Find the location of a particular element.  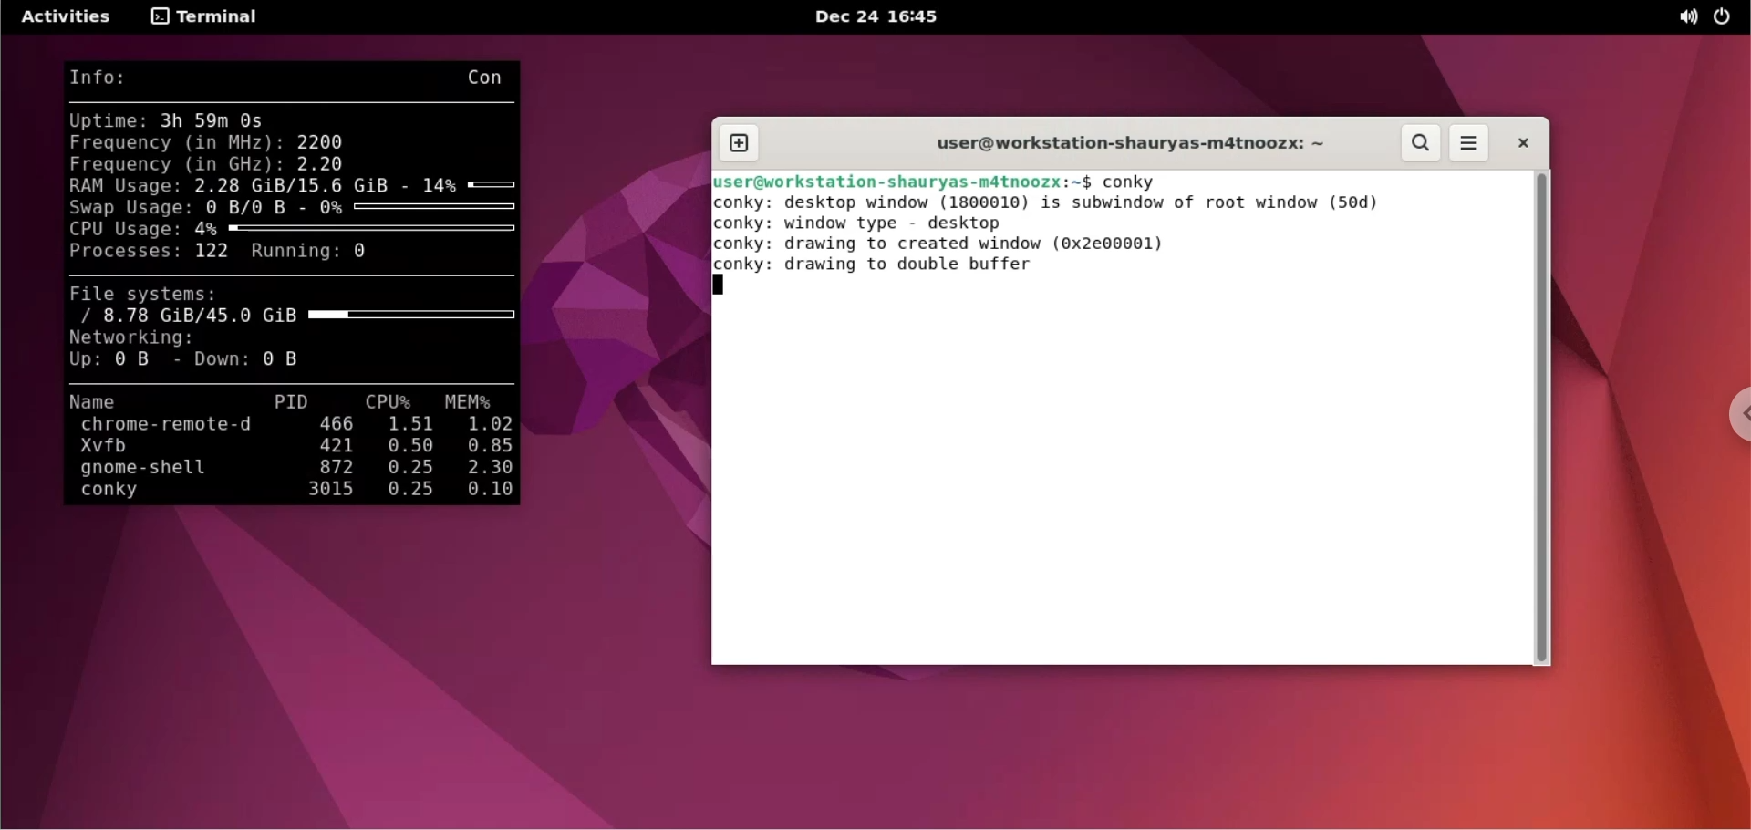

466 is located at coordinates (336, 422).